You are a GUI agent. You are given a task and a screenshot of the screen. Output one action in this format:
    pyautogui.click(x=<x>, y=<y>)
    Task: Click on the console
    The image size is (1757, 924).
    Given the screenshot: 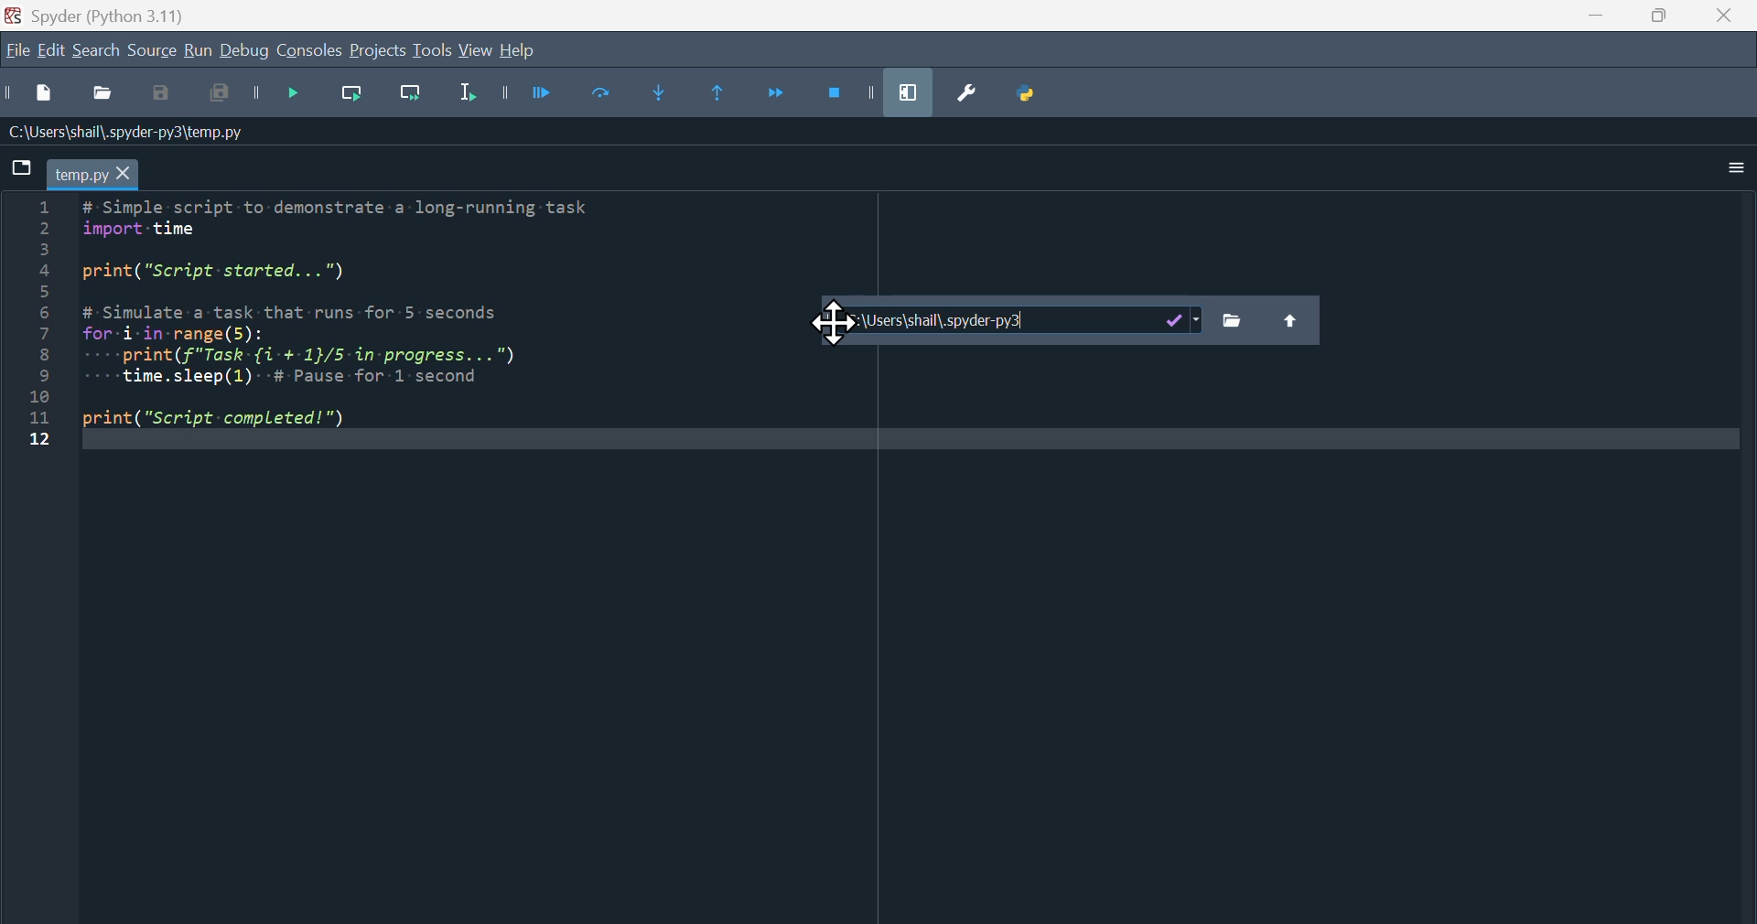 What is the action you would take?
    pyautogui.click(x=311, y=50)
    